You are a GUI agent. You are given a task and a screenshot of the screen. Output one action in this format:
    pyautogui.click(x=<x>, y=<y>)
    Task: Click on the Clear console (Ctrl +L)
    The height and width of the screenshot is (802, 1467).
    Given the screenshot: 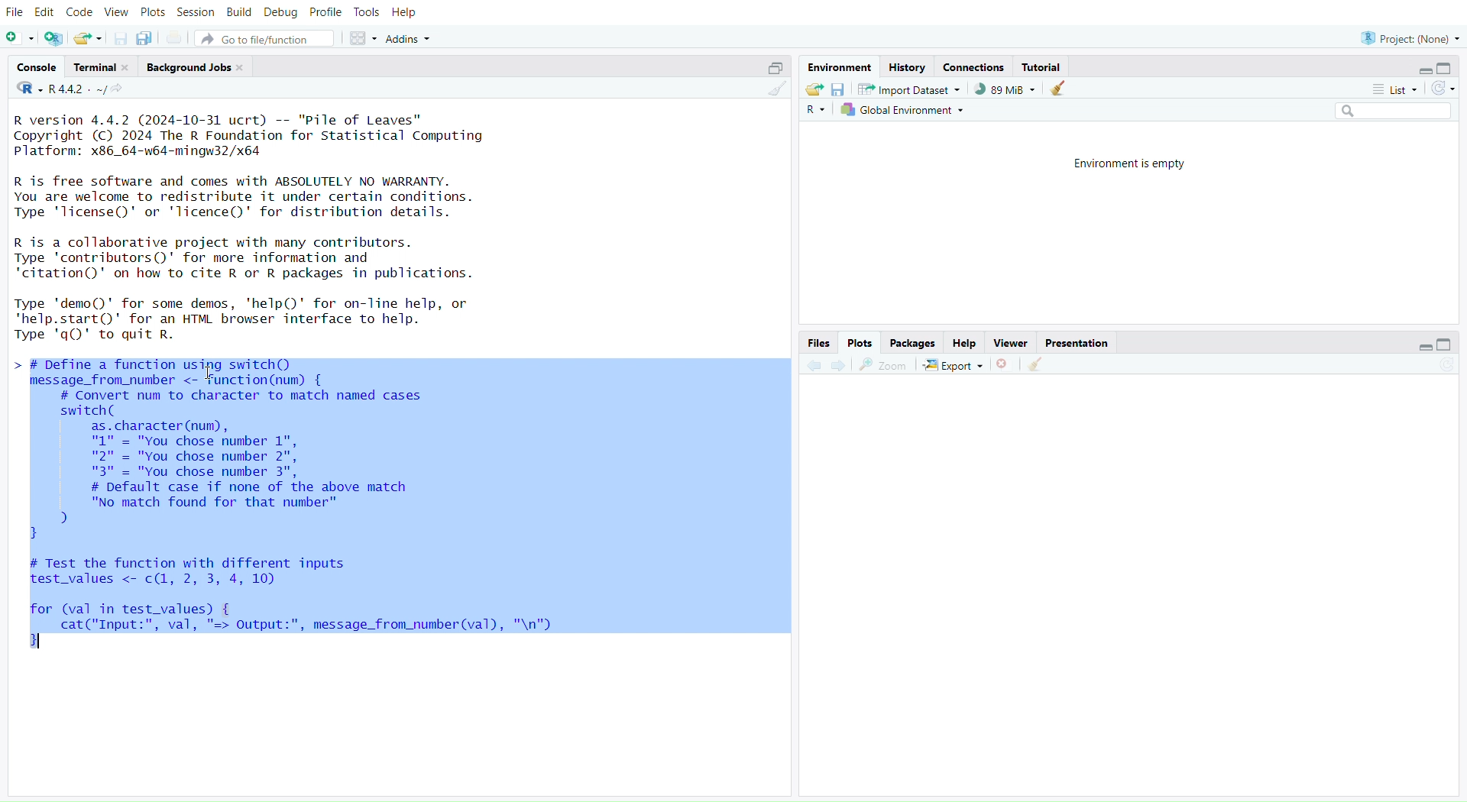 What is the action you would take?
    pyautogui.click(x=1040, y=364)
    